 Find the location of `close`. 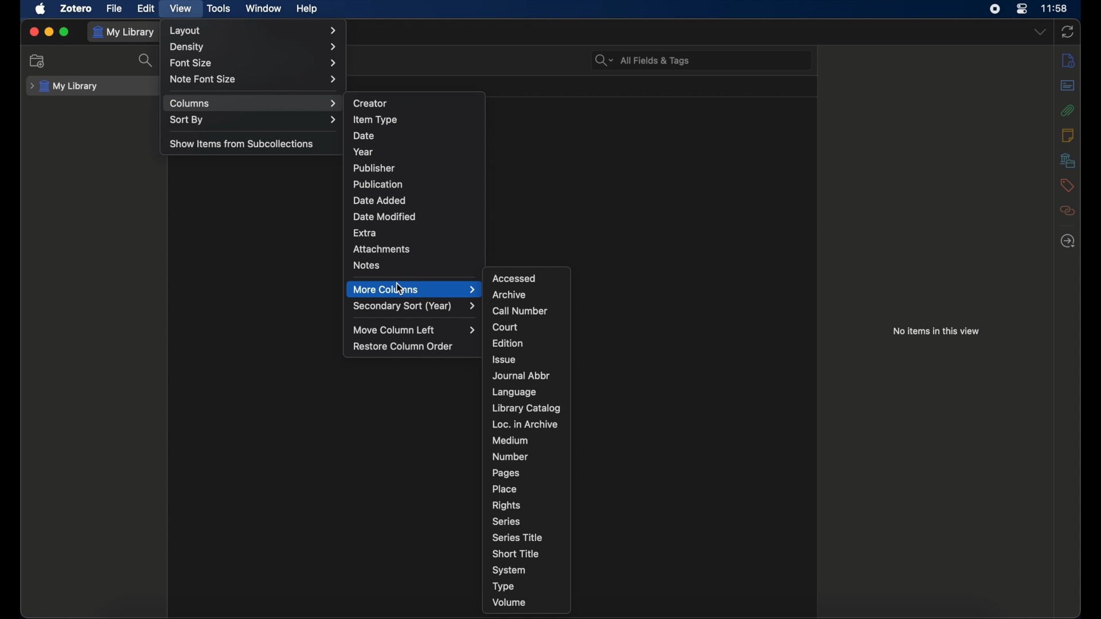

close is located at coordinates (33, 32).